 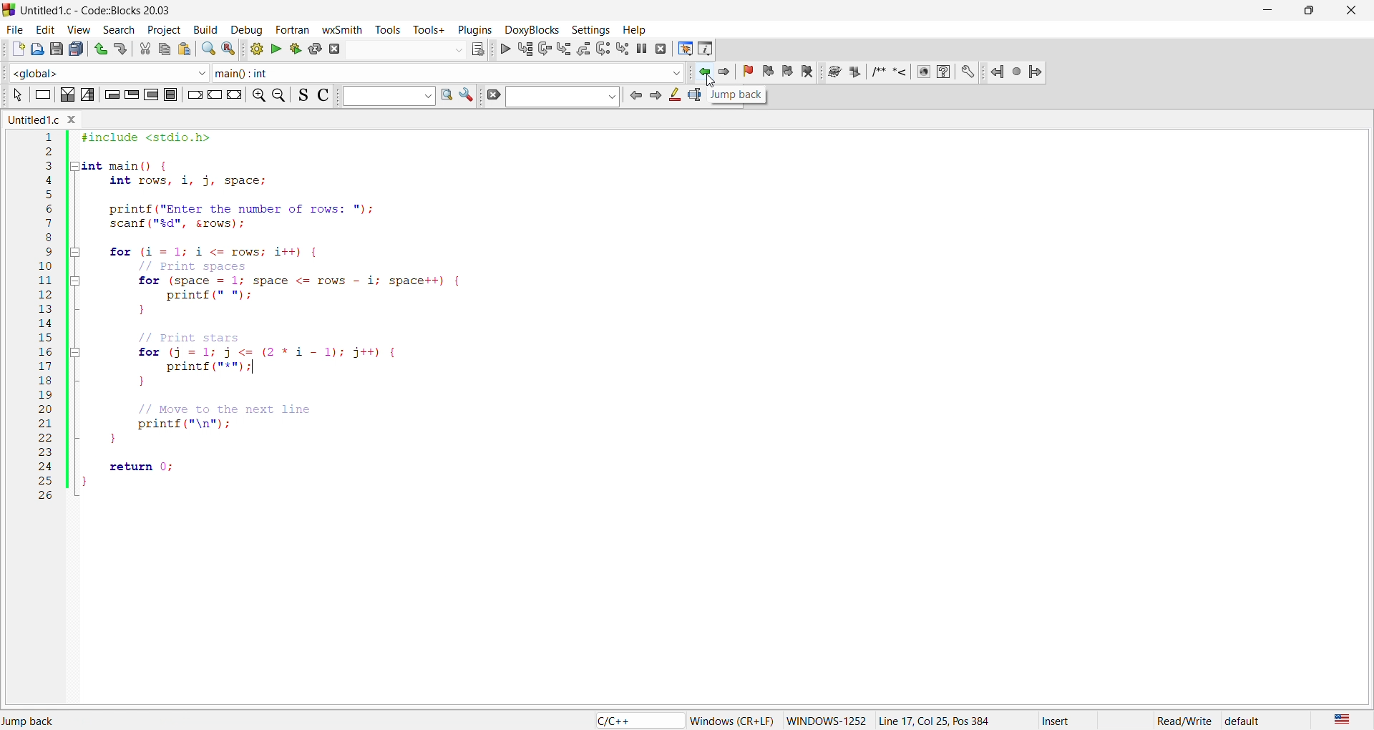 I want to click on windows, so click(x=830, y=719).